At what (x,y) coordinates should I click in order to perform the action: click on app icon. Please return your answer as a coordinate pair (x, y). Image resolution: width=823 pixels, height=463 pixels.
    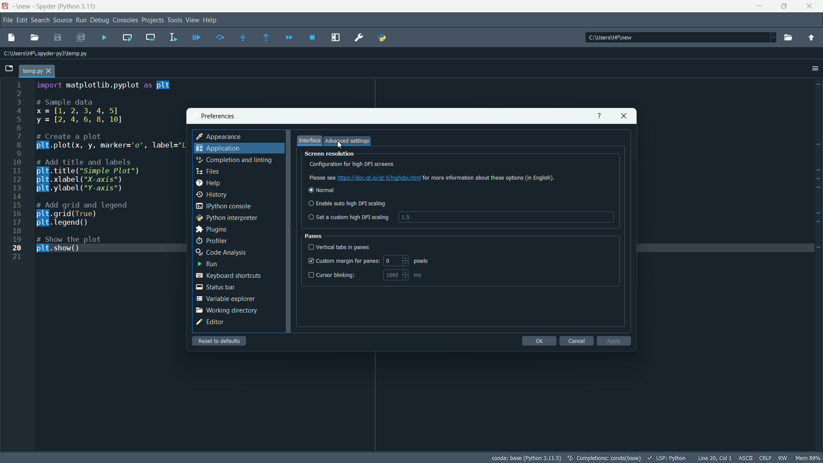
    Looking at the image, I should click on (6, 6).